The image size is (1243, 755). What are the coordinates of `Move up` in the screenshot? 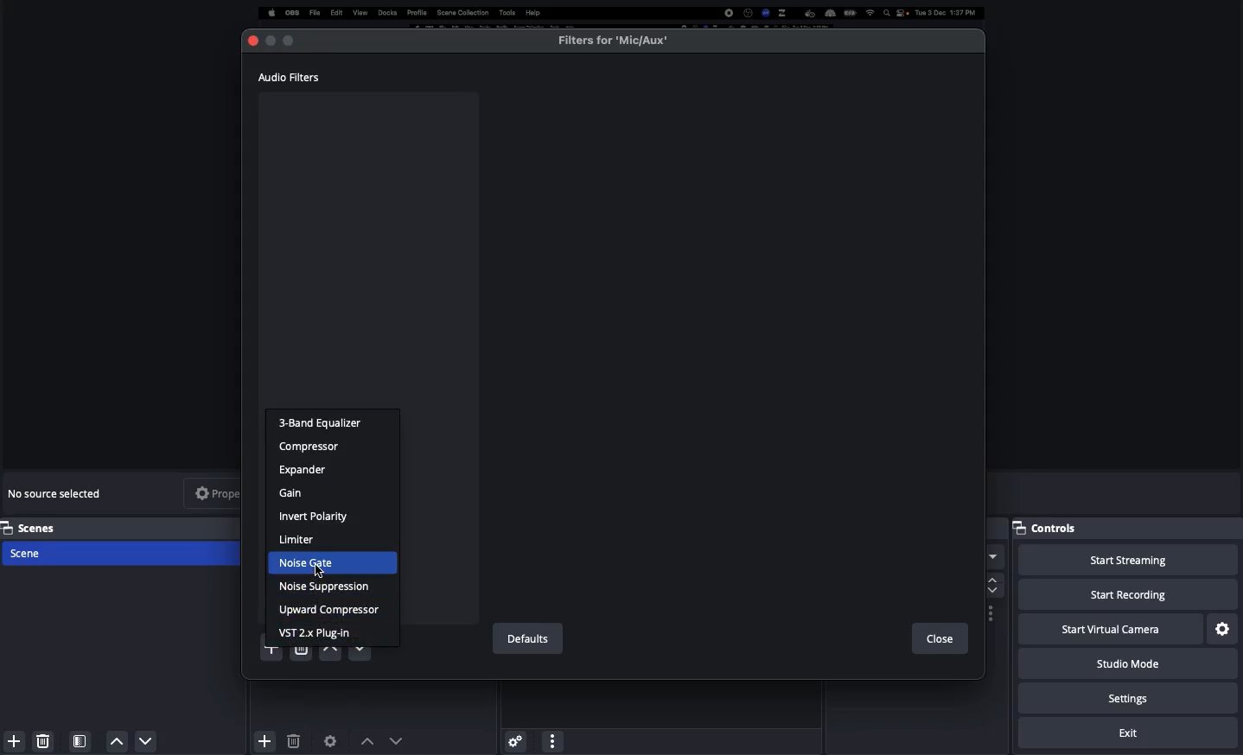 It's located at (367, 740).